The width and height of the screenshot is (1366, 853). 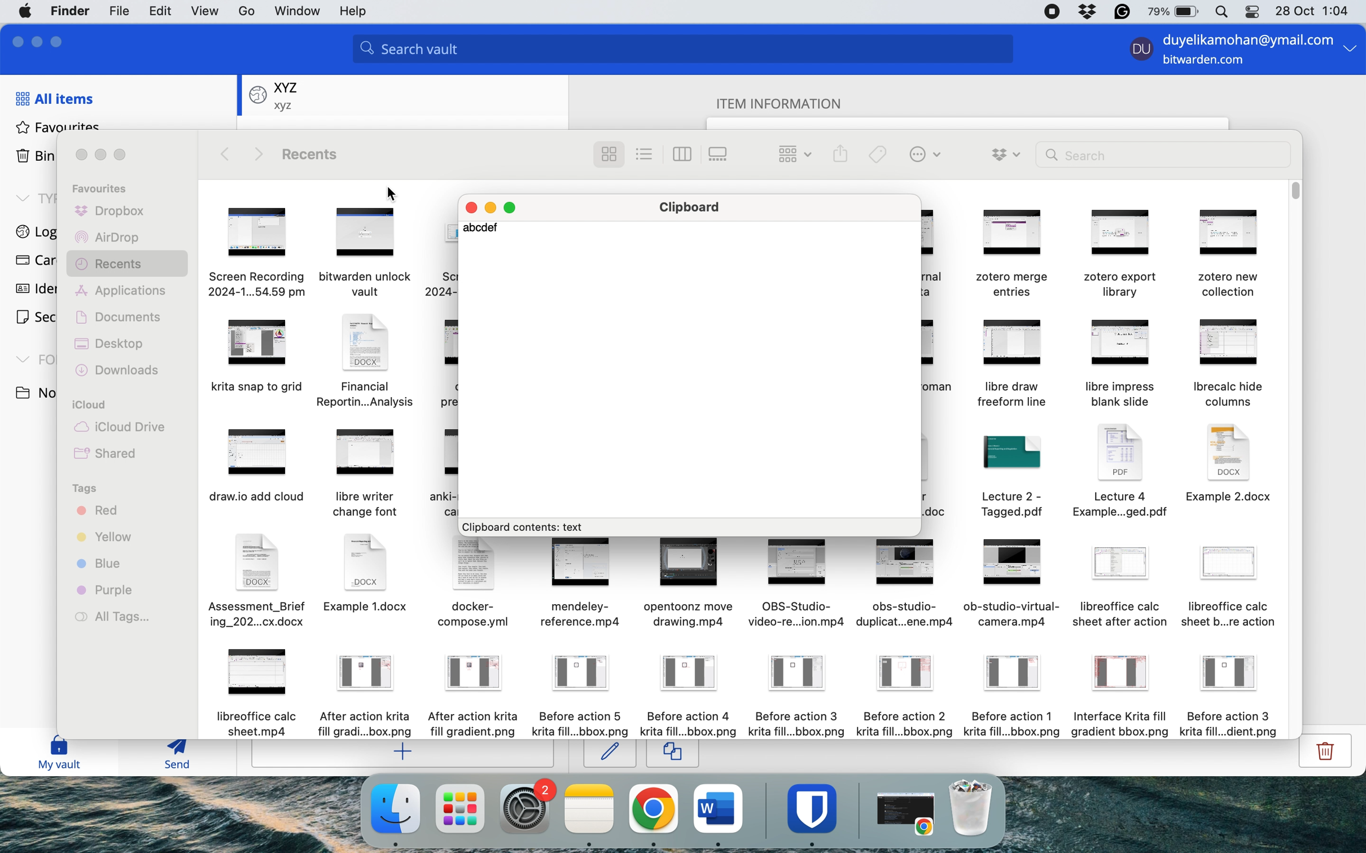 I want to click on ms word, so click(x=719, y=808).